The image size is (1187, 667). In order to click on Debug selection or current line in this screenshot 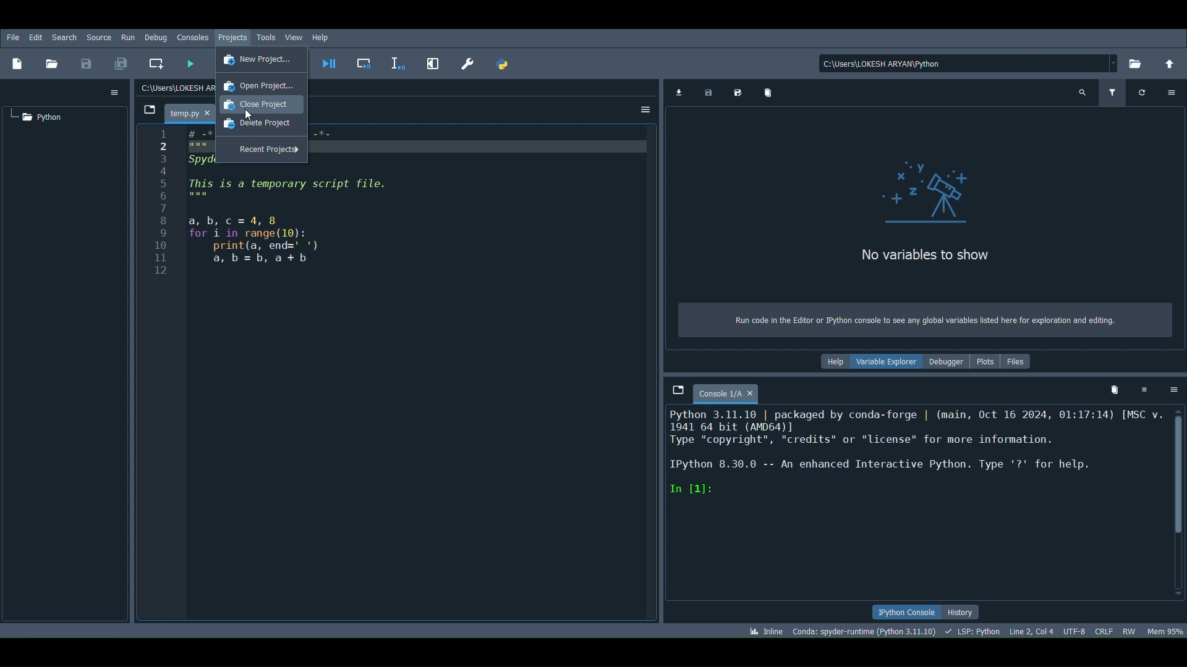, I will do `click(398, 62)`.